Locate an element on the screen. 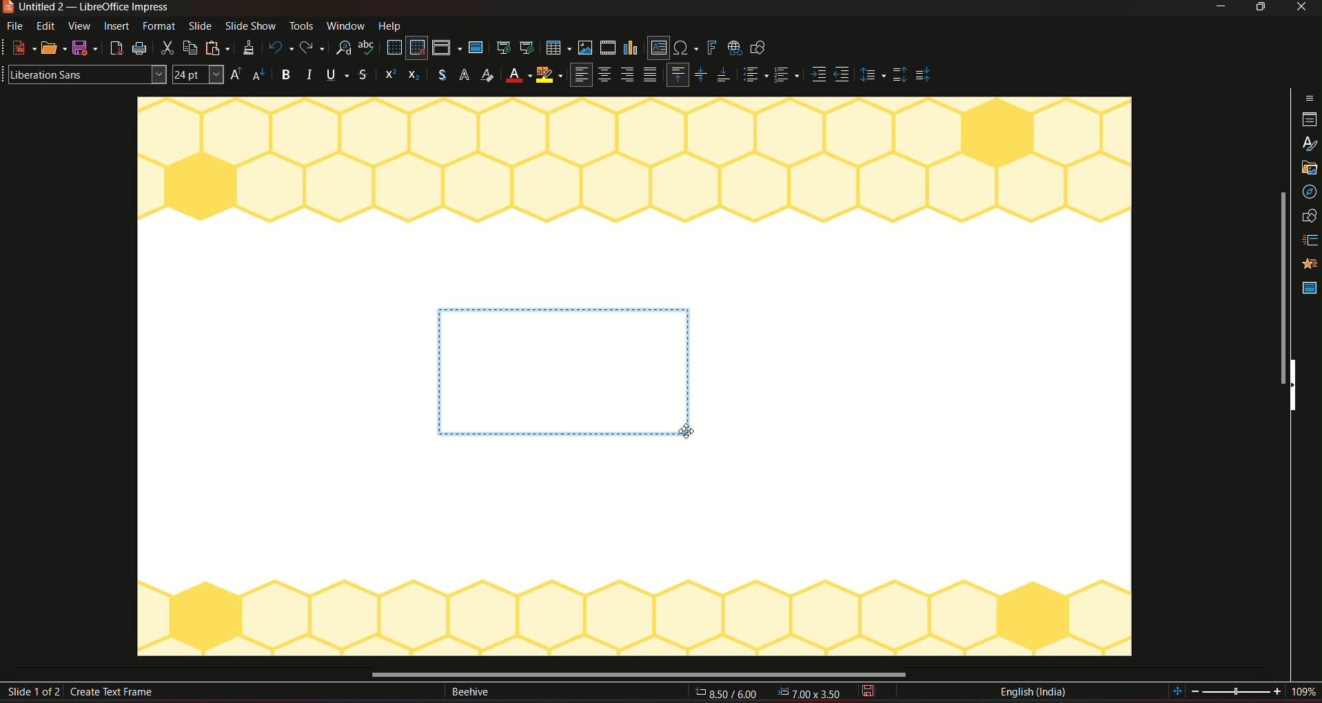 This screenshot has height=703, width=1322. slide is located at coordinates (199, 27).